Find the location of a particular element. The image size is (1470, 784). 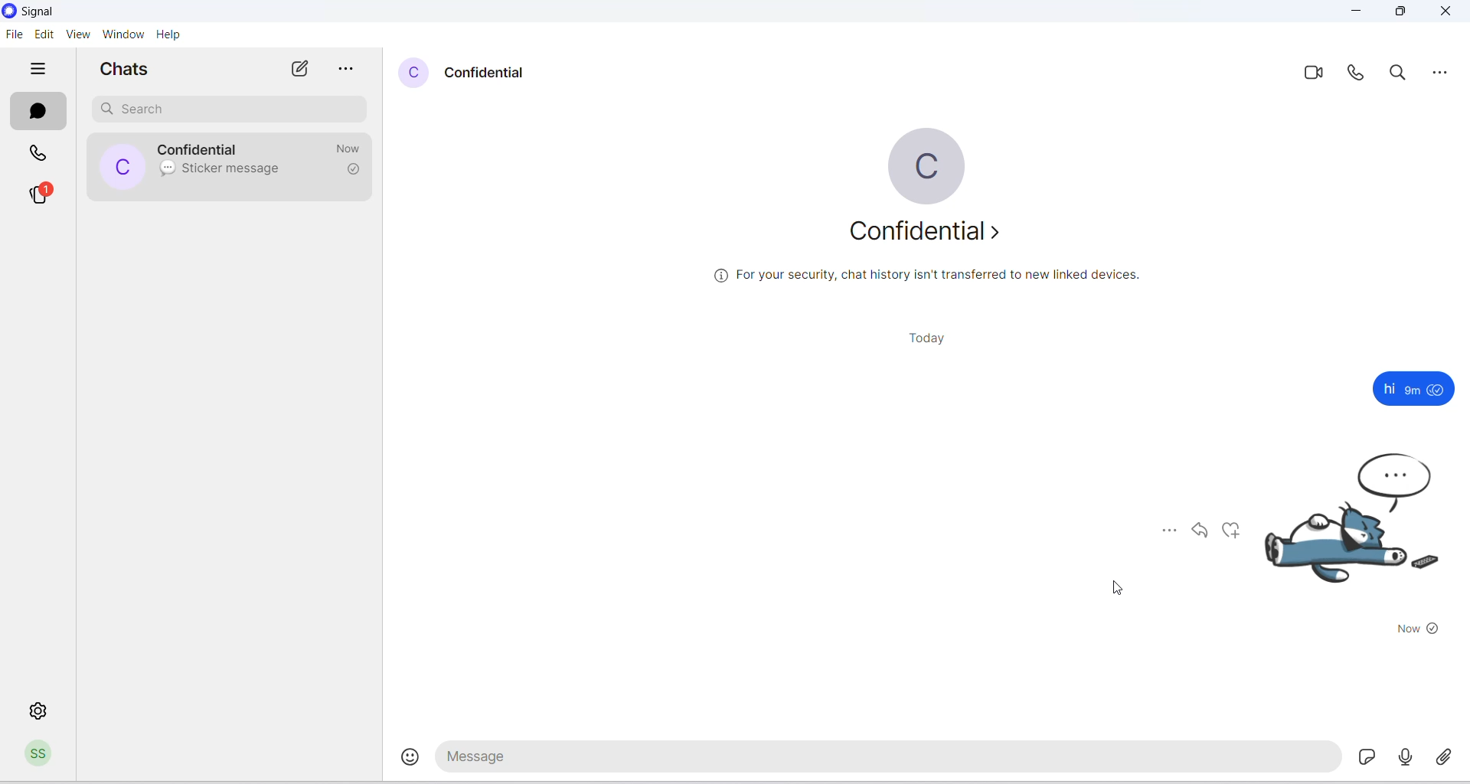

chats heading is located at coordinates (129, 70).